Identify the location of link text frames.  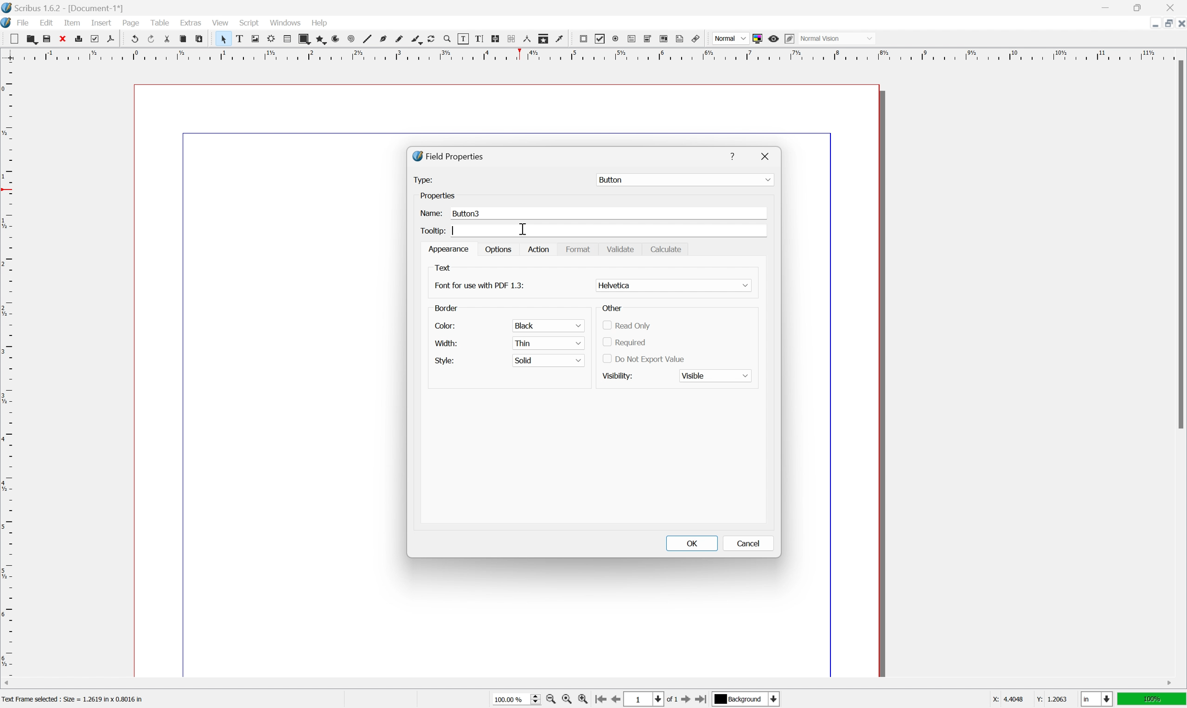
(495, 38).